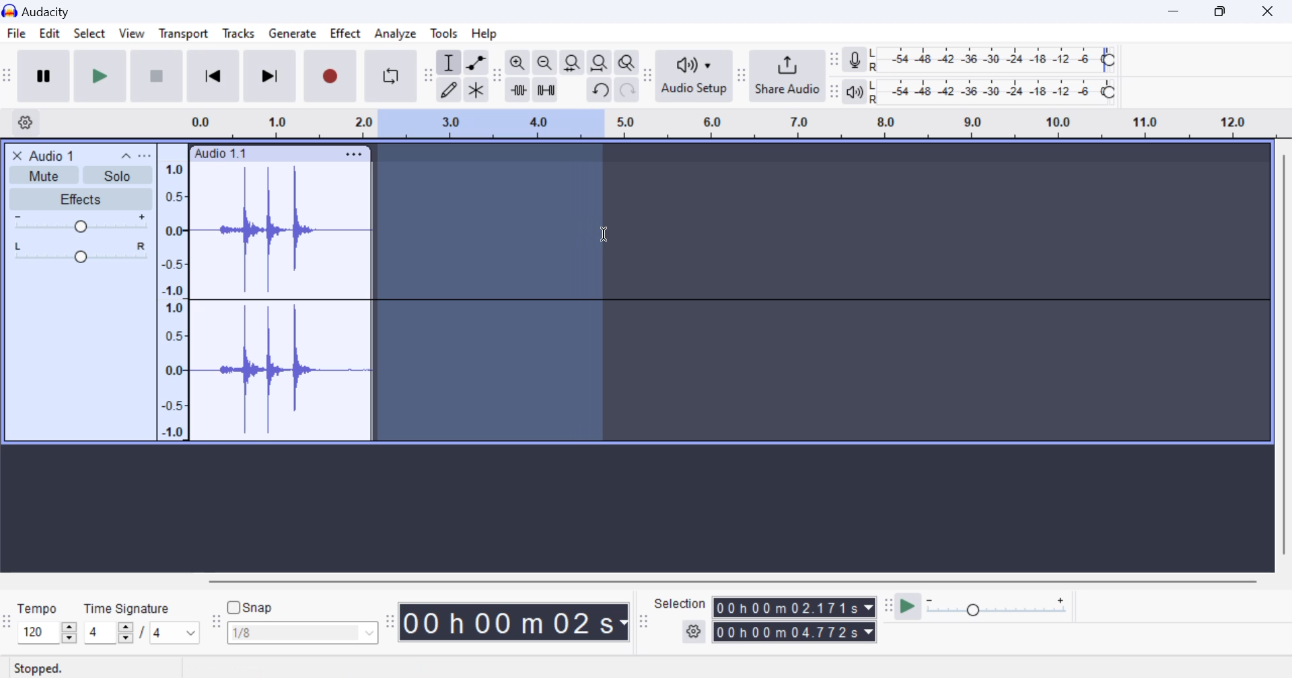 The height and width of the screenshot is (678, 1292). What do you see at coordinates (1224, 10) in the screenshot?
I see `Minimize` at bounding box center [1224, 10].